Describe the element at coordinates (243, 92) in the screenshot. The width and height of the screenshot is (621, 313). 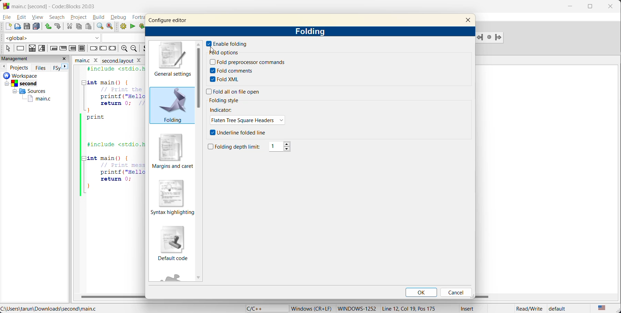
I see `fold all on file open` at that location.